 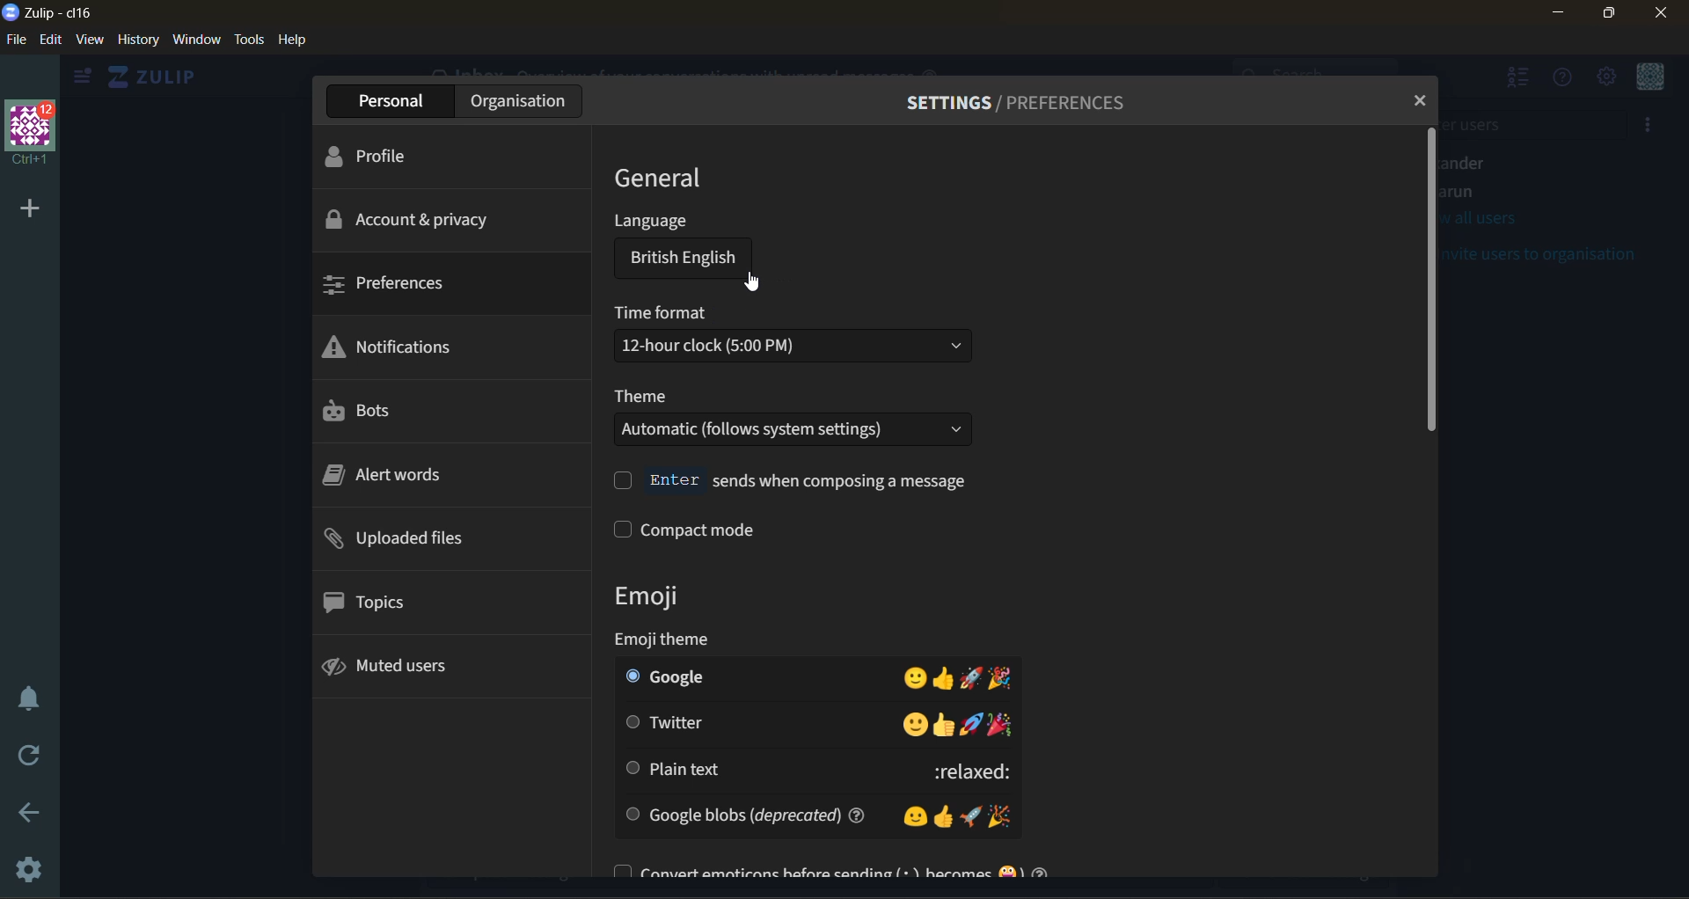 What do you see at coordinates (812, 813) in the screenshot?
I see `google blobs` at bounding box center [812, 813].